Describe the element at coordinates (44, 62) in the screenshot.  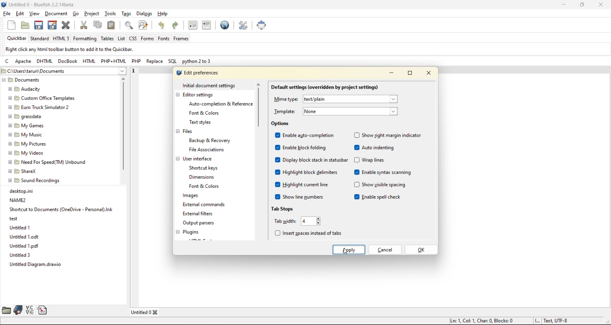
I see `dhtml` at that location.